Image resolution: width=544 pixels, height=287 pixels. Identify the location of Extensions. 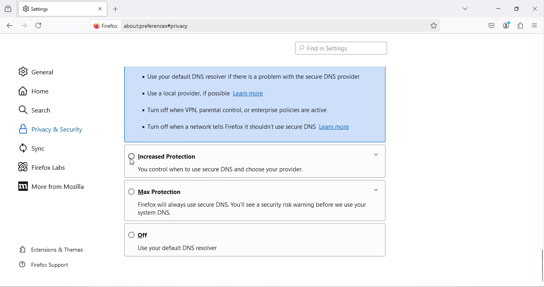
(520, 25).